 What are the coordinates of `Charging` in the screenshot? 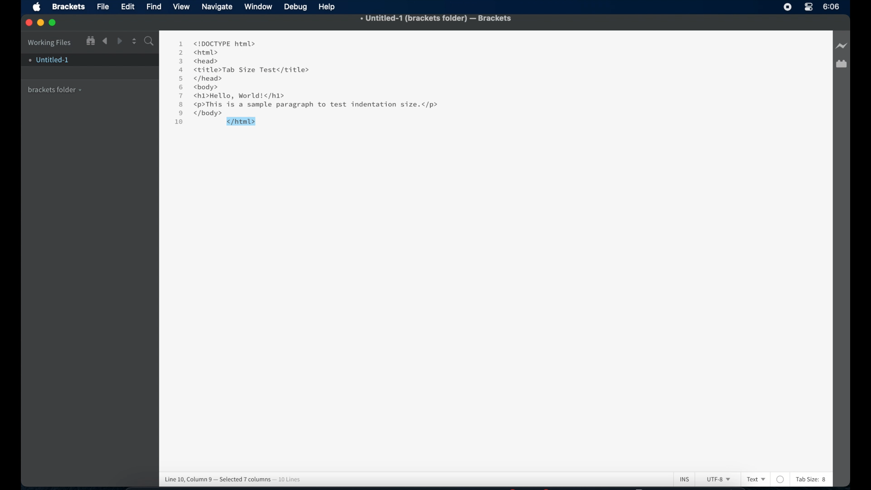 It's located at (841, 46).